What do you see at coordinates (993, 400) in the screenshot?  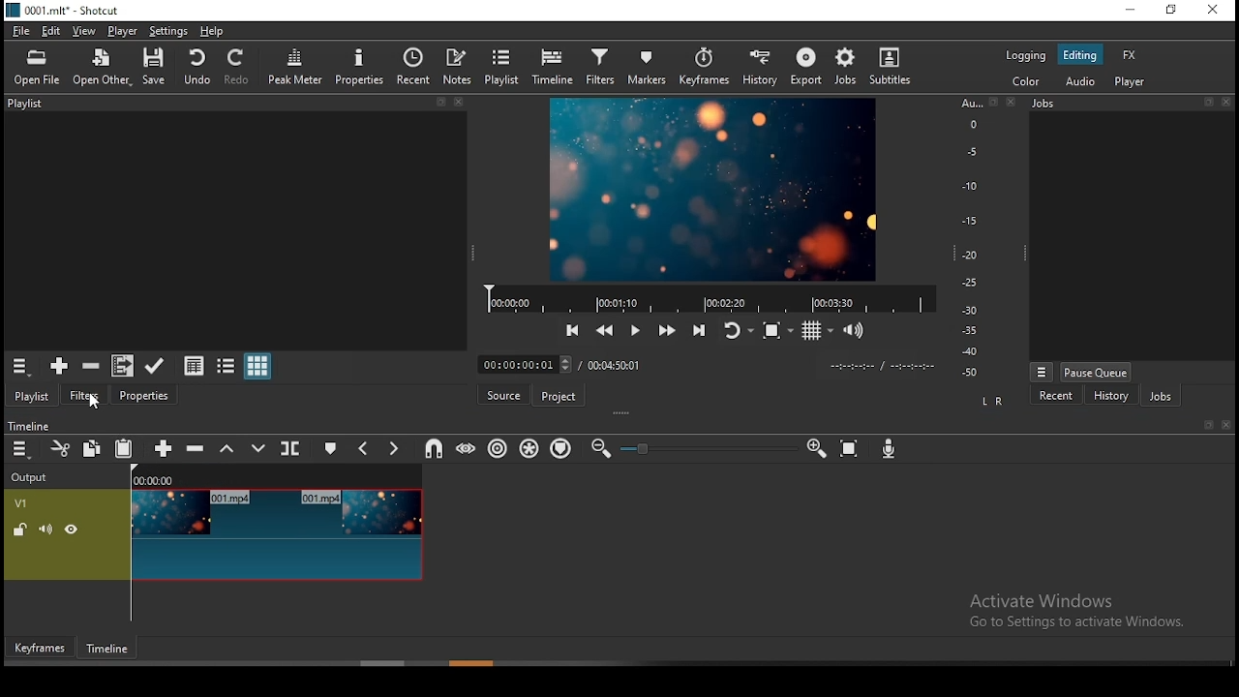 I see `L R` at bounding box center [993, 400].